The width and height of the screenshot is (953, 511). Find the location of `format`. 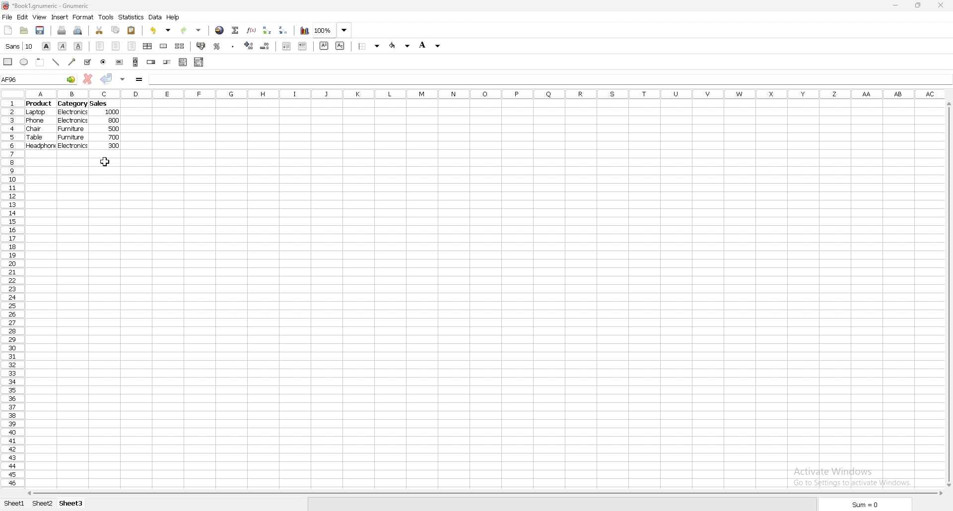

format is located at coordinates (83, 17).